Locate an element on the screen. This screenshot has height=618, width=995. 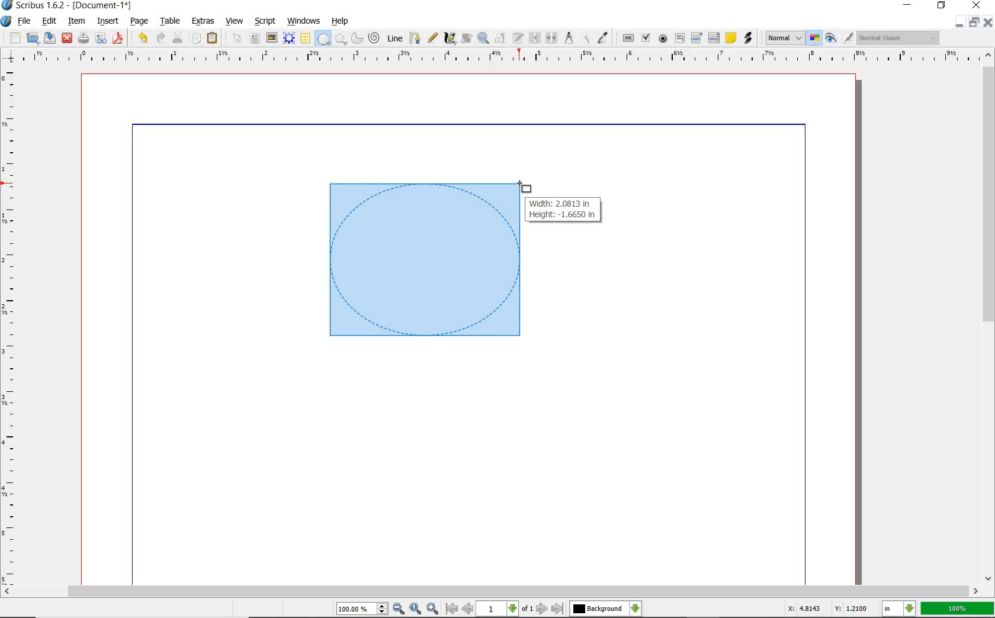
BEZIER CURVE is located at coordinates (415, 38).